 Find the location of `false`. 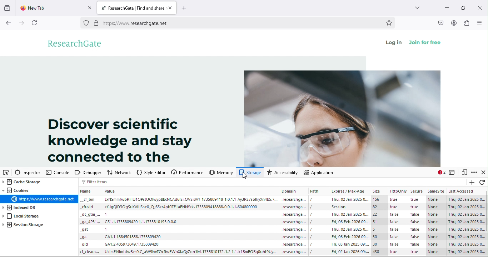

false is located at coordinates (395, 230).